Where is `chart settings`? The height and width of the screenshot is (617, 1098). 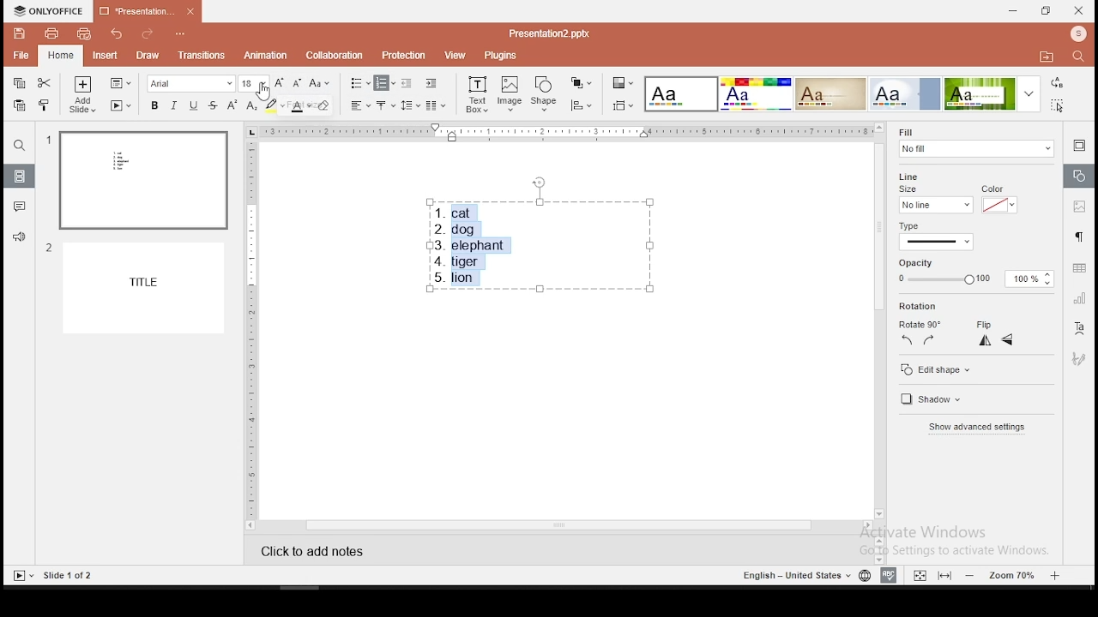
chart settings is located at coordinates (1078, 299).